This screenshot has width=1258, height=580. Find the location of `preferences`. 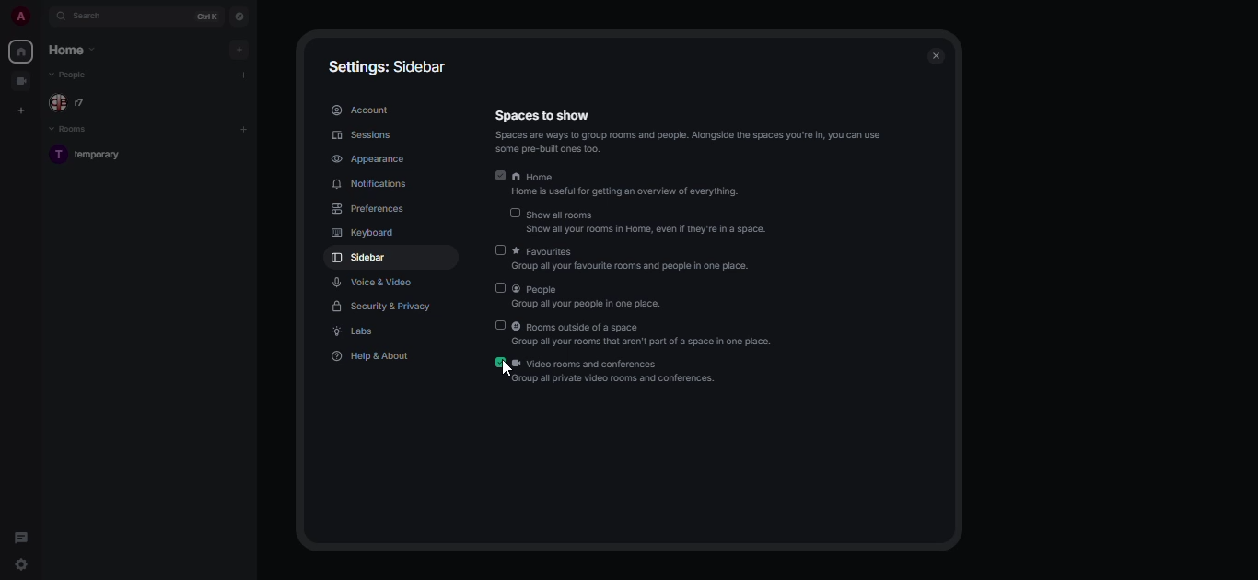

preferences is located at coordinates (367, 209).